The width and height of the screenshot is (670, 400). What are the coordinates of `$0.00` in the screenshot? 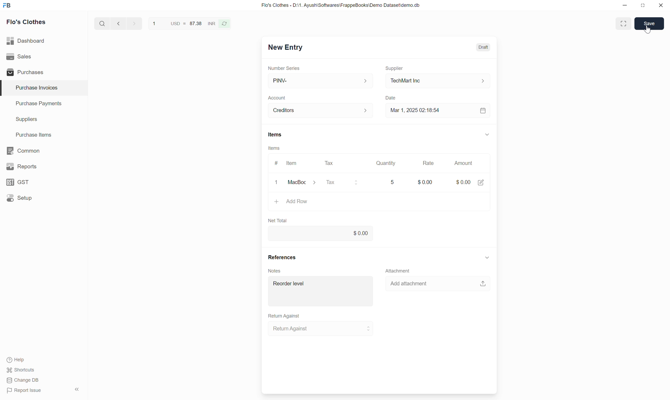 It's located at (470, 181).